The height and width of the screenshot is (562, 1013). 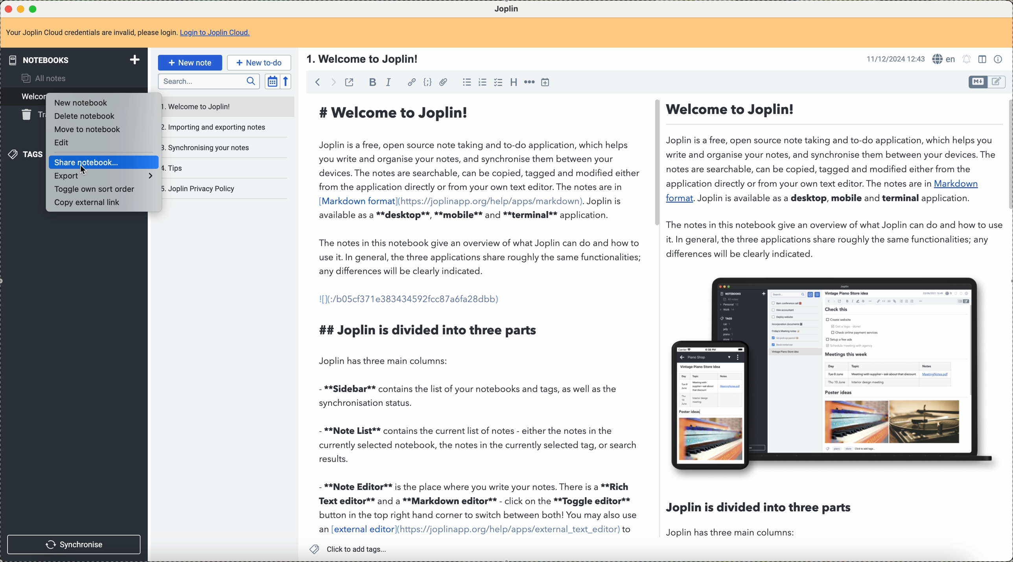 What do you see at coordinates (895, 58) in the screenshot?
I see `11/12/2024 12:43` at bounding box center [895, 58].